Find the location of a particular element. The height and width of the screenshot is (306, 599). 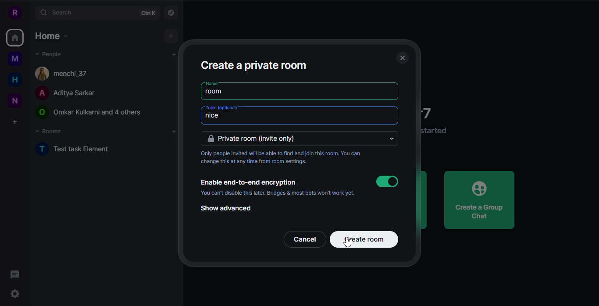

add is located at coordinates (169, 55).